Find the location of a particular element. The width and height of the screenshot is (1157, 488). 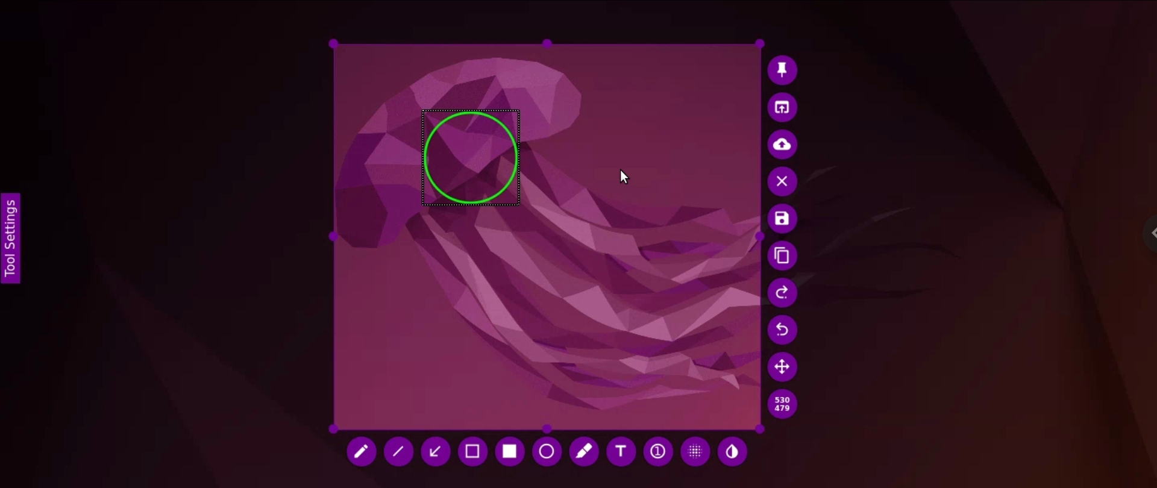

selection is located at coordinates (474, 450).